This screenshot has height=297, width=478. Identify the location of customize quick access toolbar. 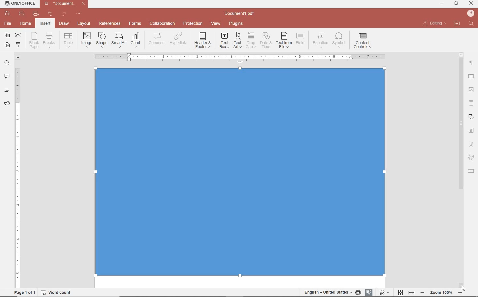
(78, 14).